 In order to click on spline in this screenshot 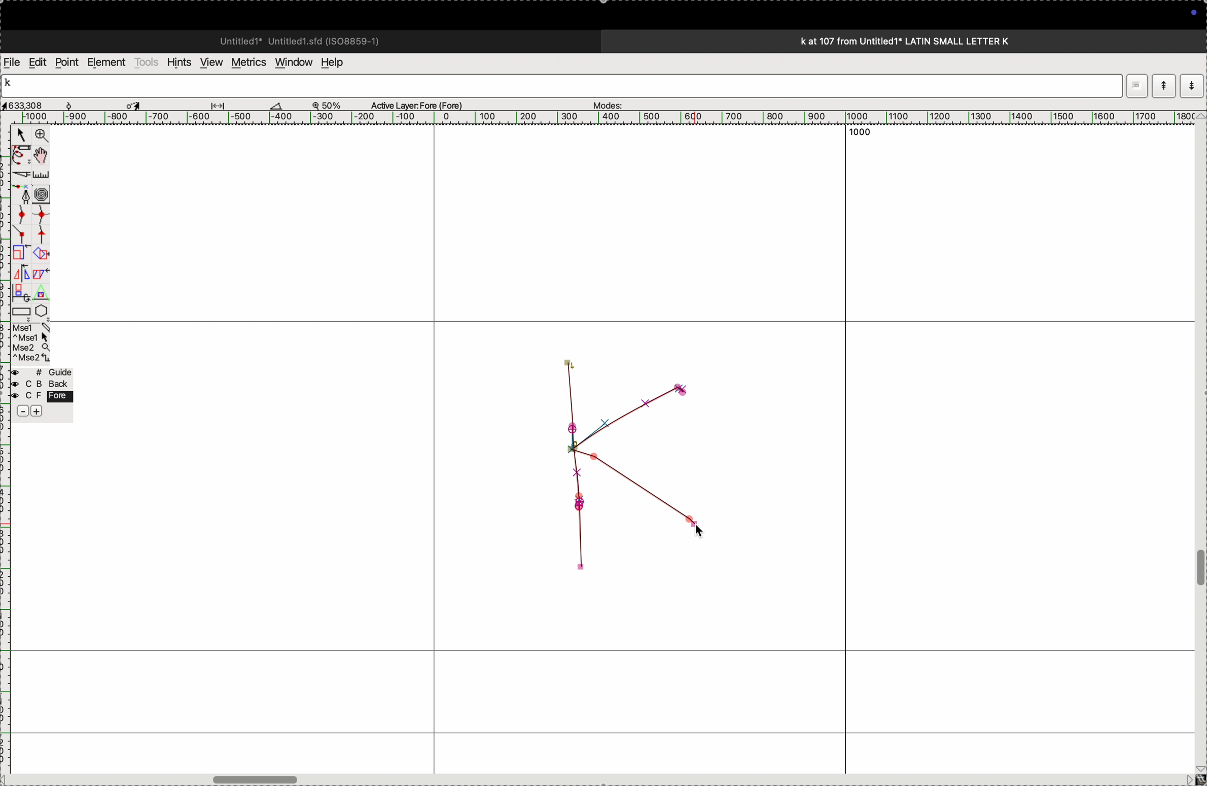, I will do `click(31, 223)`.